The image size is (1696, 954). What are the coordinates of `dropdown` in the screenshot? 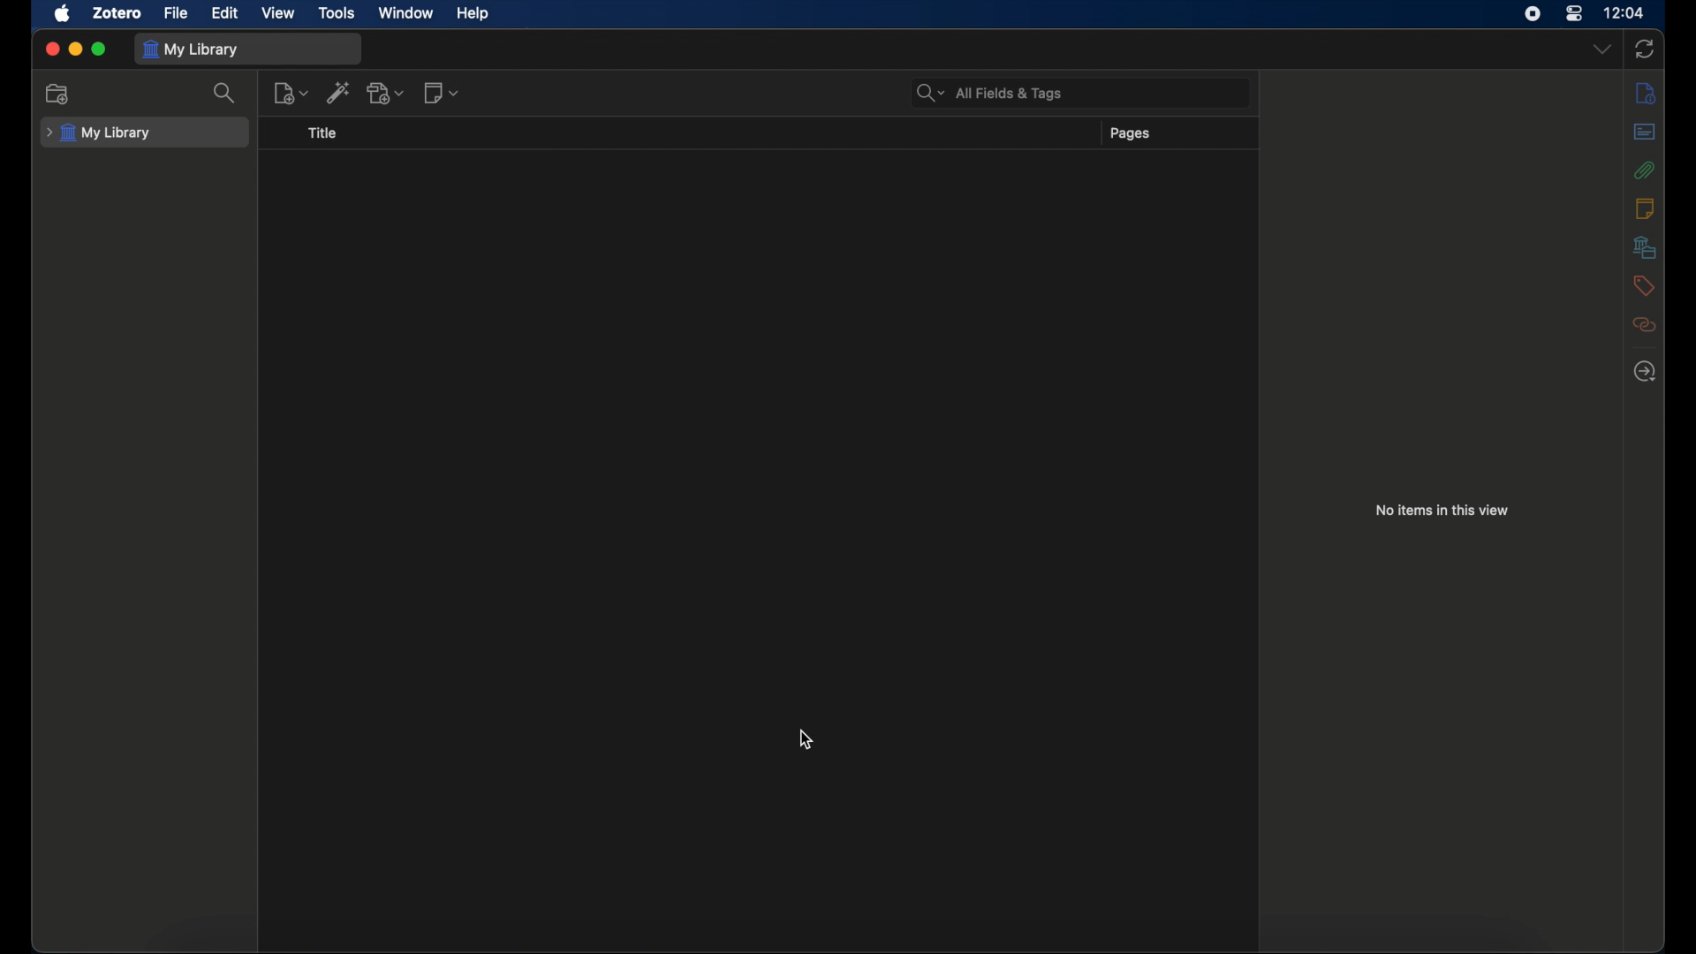 It's located at (1604, 48).